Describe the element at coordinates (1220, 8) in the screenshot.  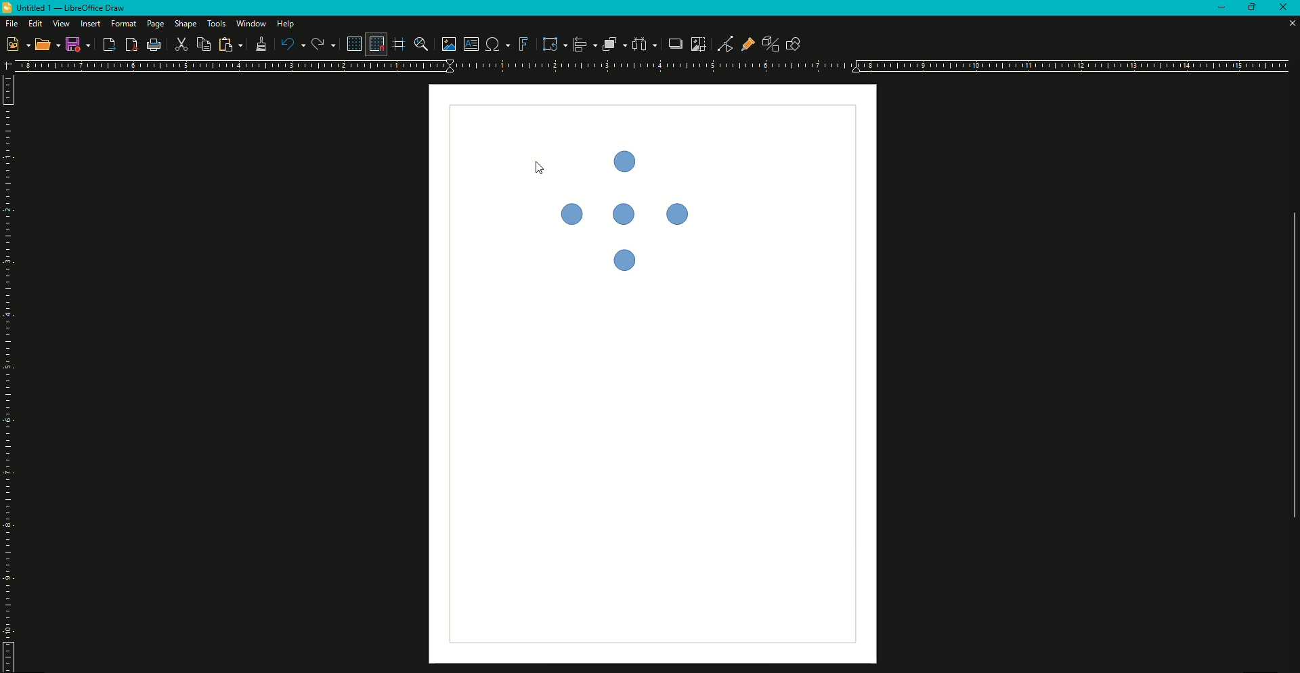
I see `Minimize` at that location.